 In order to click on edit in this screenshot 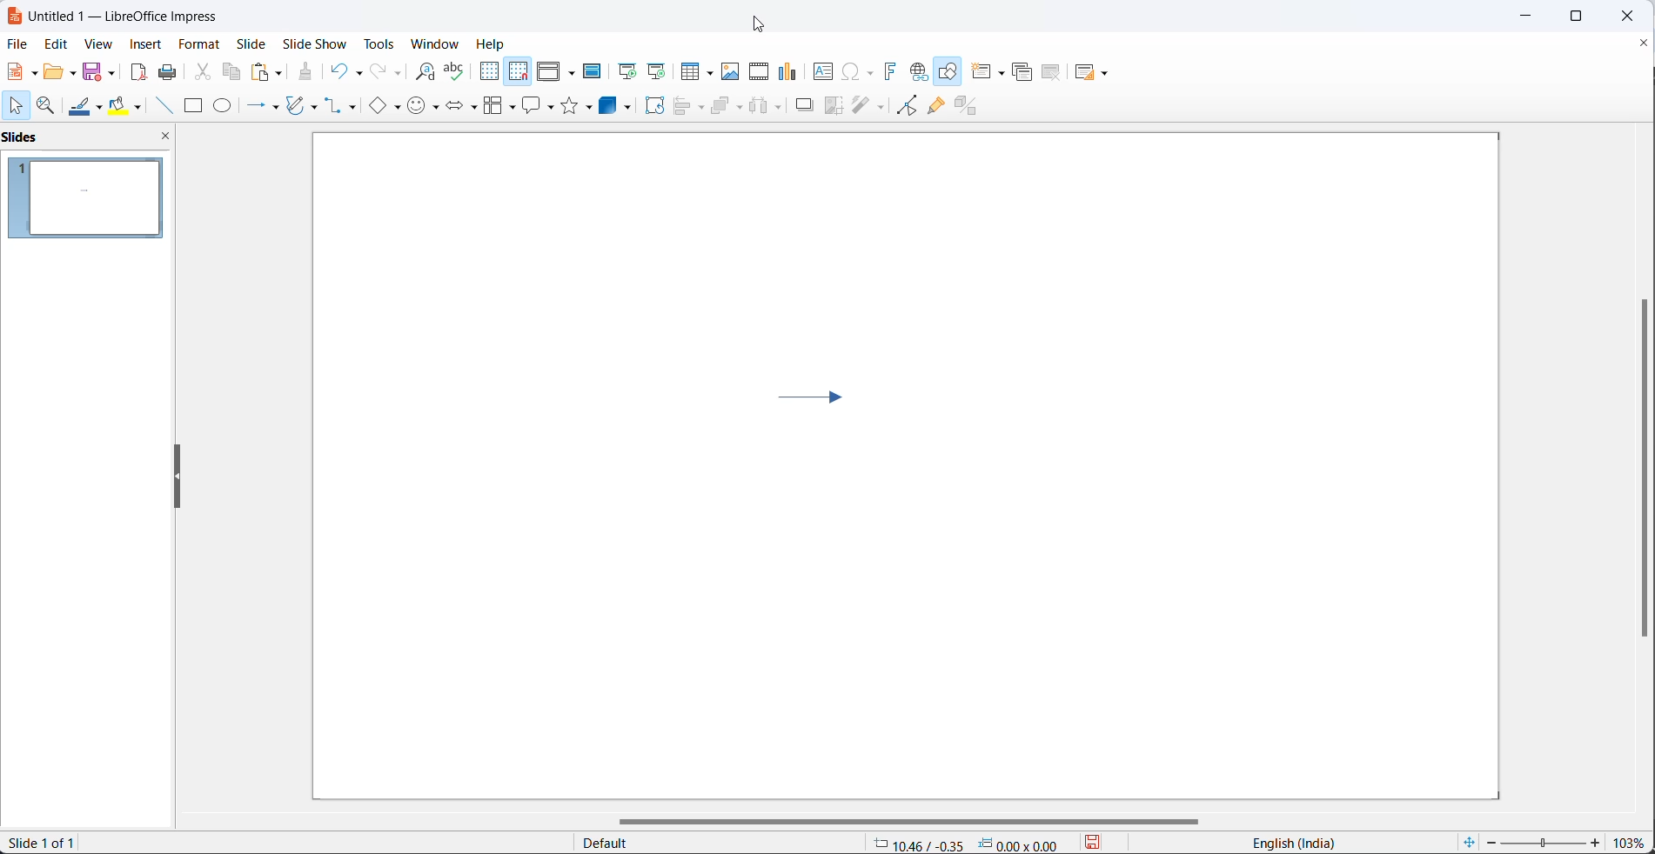, I will do `click(56, 42)`.